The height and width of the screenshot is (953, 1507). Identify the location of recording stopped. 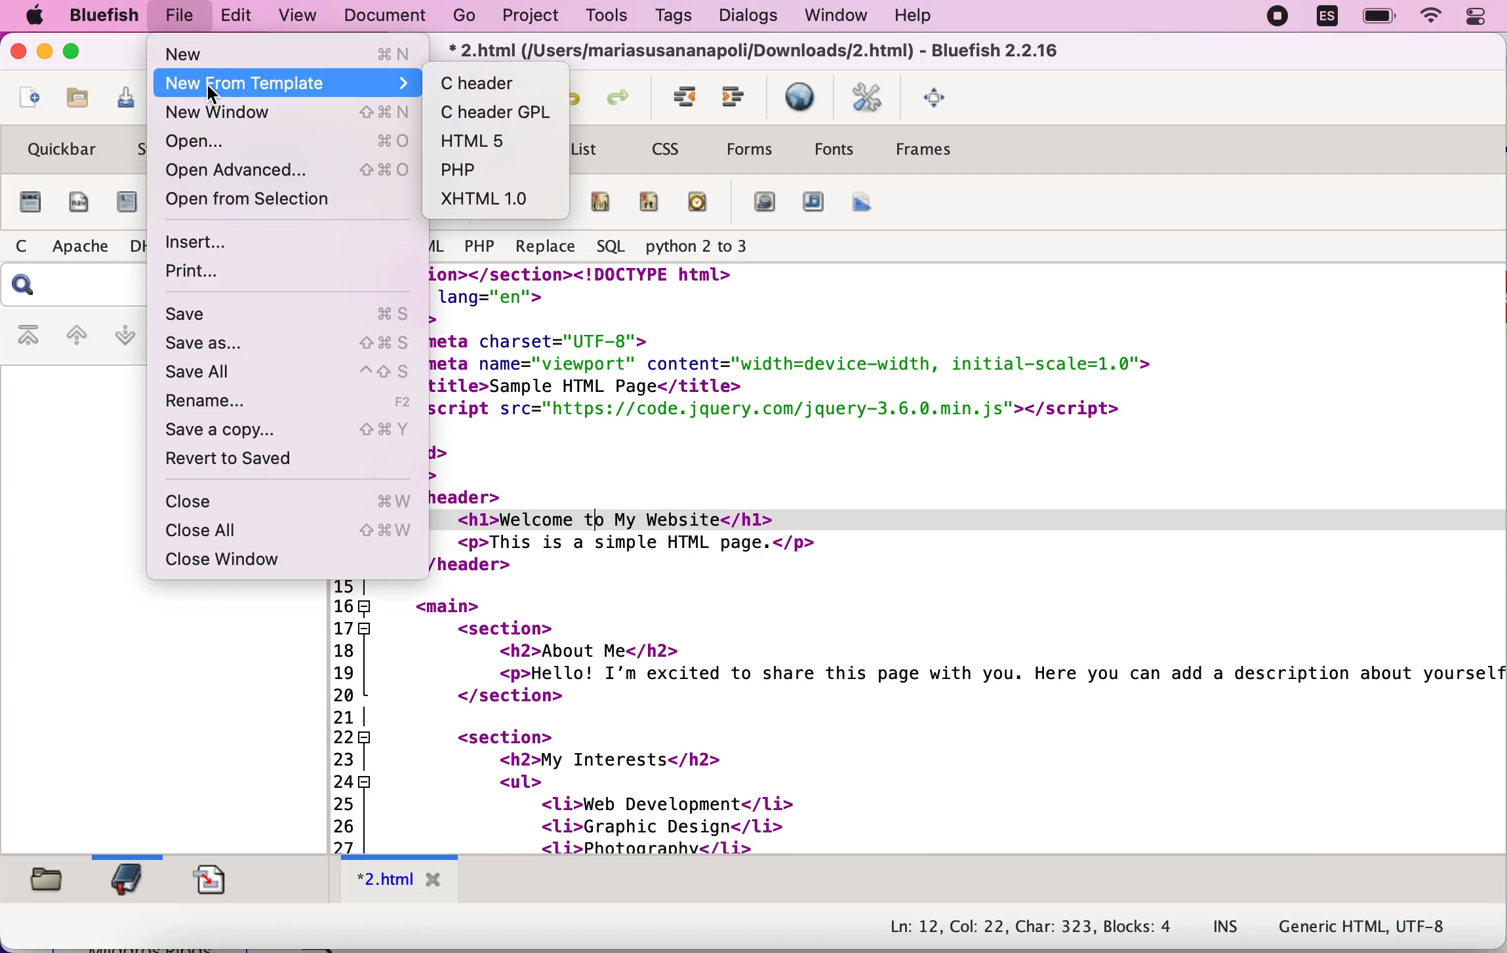
(1274, 16).